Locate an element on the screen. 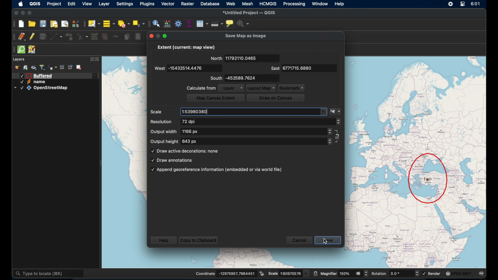 This screenshot has width=498, height=280. minimize  is located at coordinates (23, 12).